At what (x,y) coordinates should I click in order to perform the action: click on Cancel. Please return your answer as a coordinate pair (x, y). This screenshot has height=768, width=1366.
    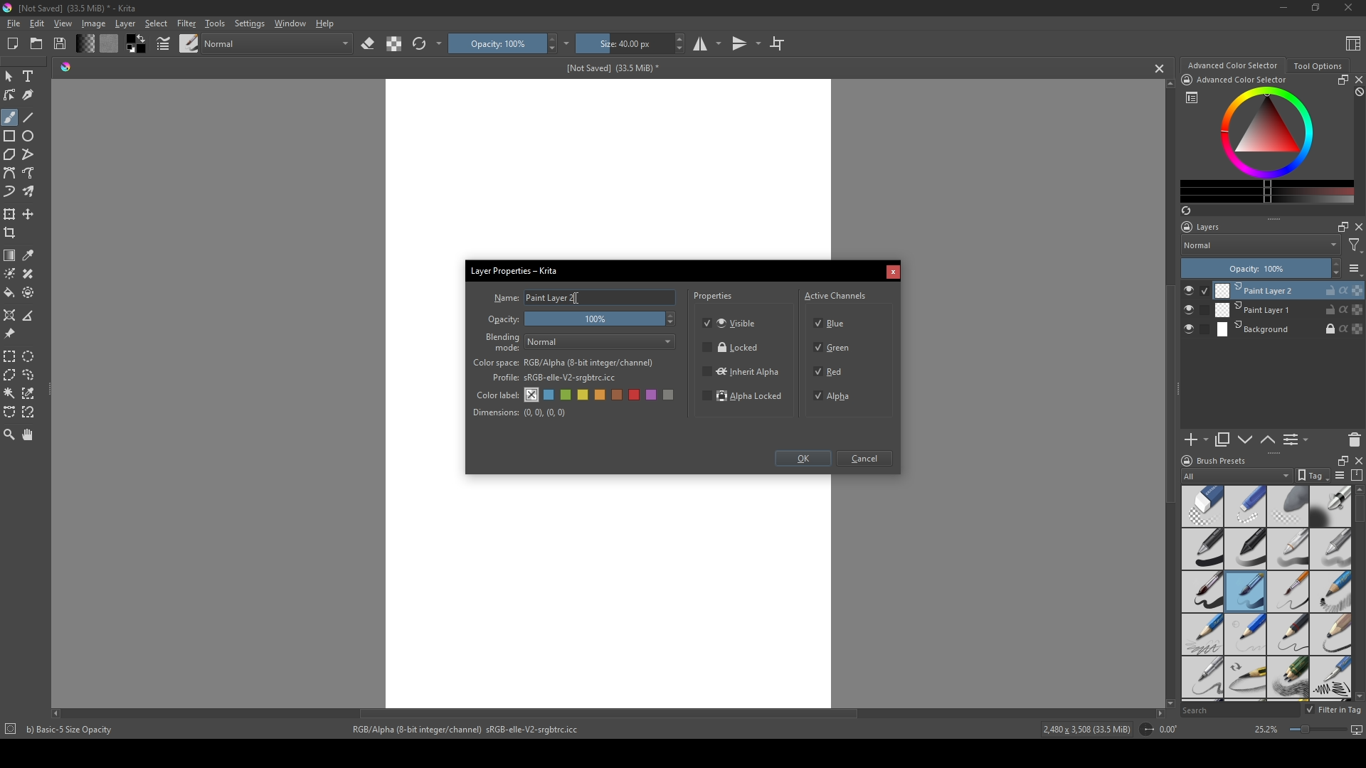
    Looking at the image, I should click on (867, 459).